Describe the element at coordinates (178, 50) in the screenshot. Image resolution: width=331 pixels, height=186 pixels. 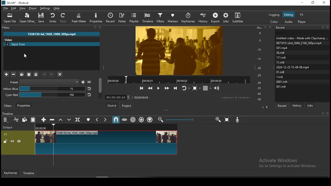
I see `video preview` at that location.